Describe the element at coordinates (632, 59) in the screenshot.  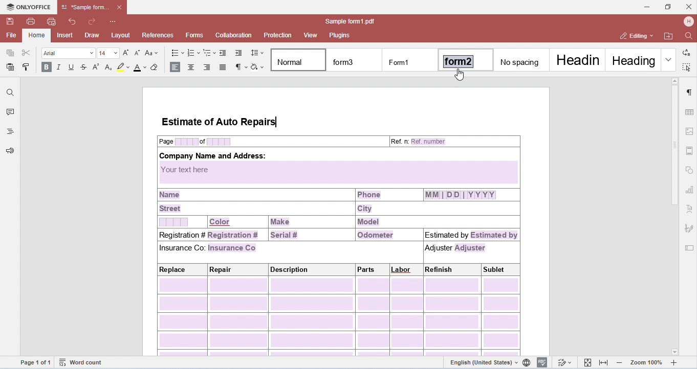
I see `heading` at that location.